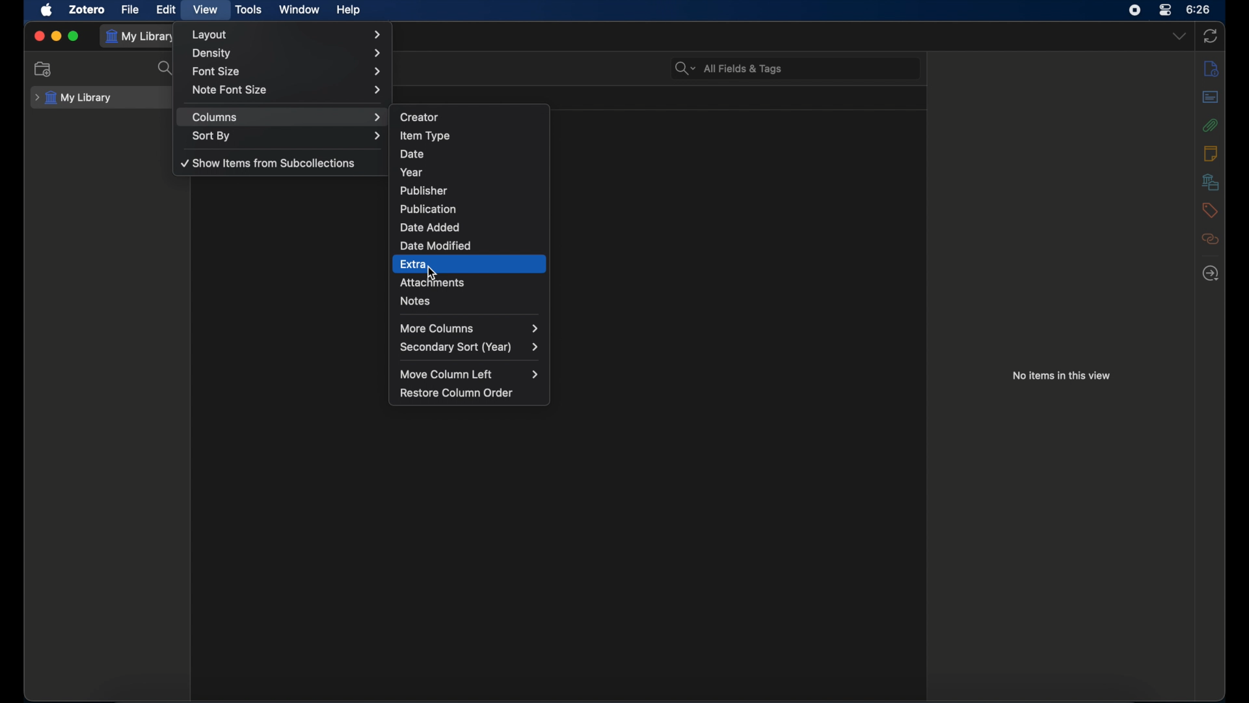 Image resolution: width=1249 pixels, height=703 pixels. Describe the element at coordinates (1062, 376) in the screenshot. I see `no items in this view` at that location.